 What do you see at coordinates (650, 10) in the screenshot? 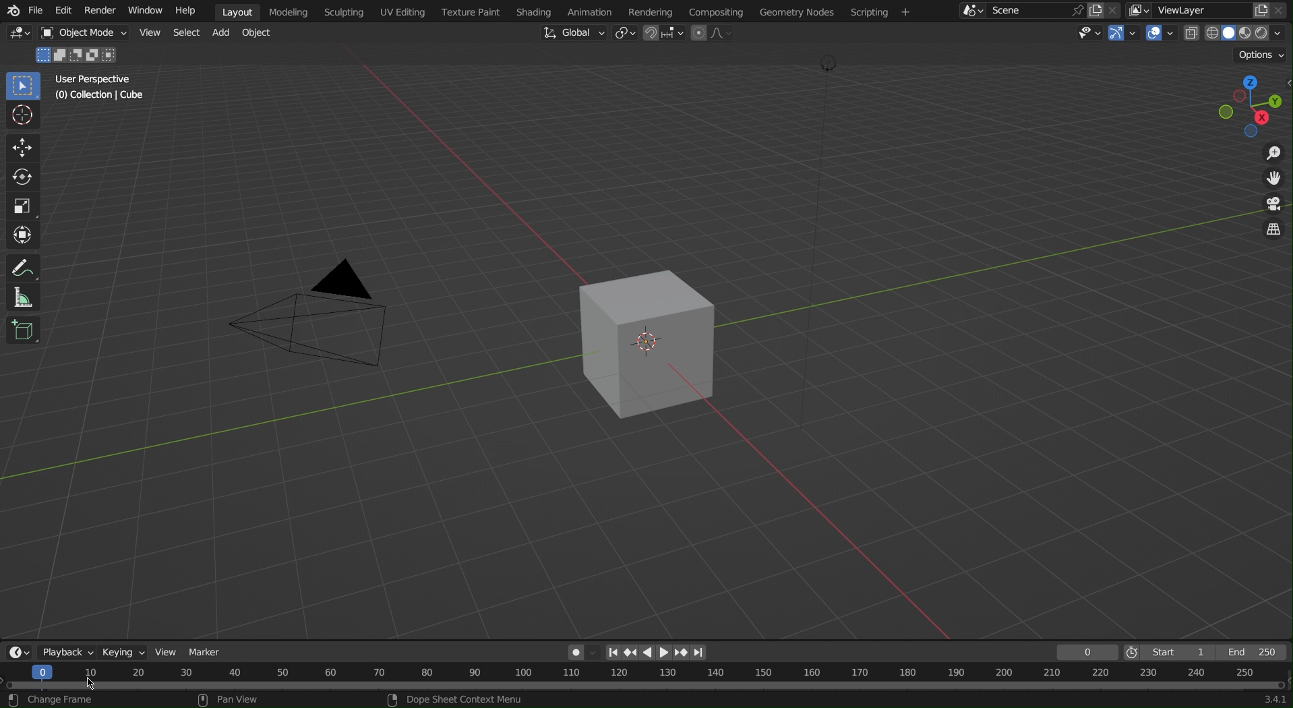
I see `Rendering` at bounding box center [650, 10].